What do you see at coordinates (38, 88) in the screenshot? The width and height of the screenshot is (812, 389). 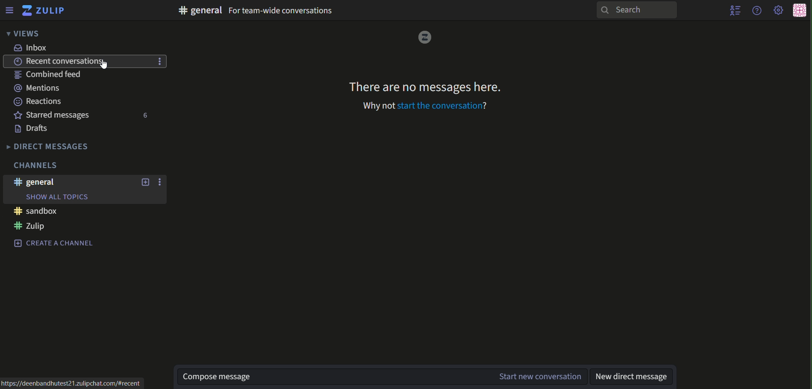 I see `text` at bounding box center [38, 88].